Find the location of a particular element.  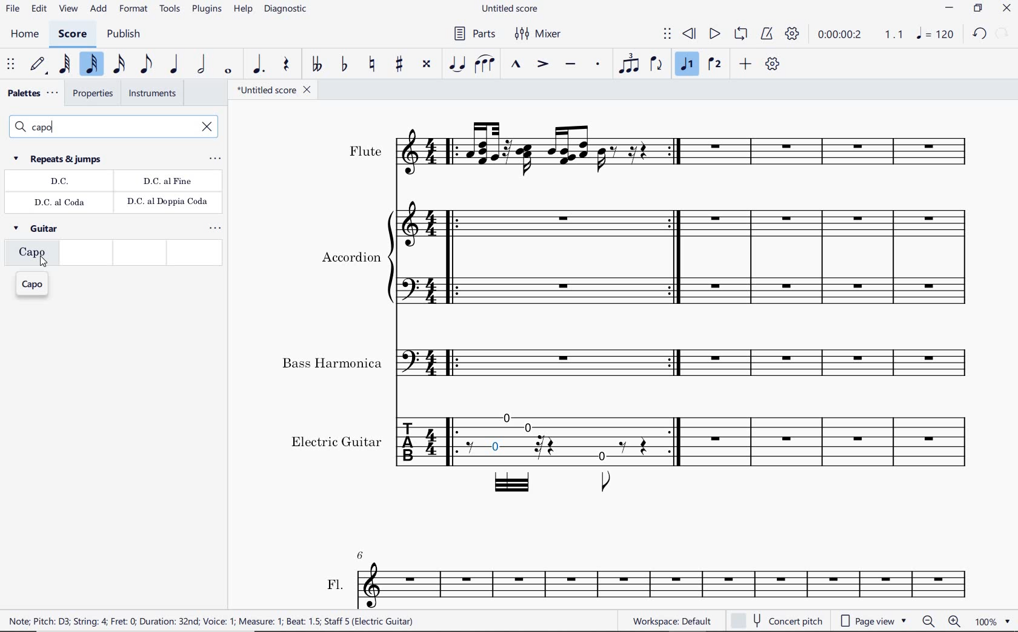

cursor is located at coordinates (44, 263).